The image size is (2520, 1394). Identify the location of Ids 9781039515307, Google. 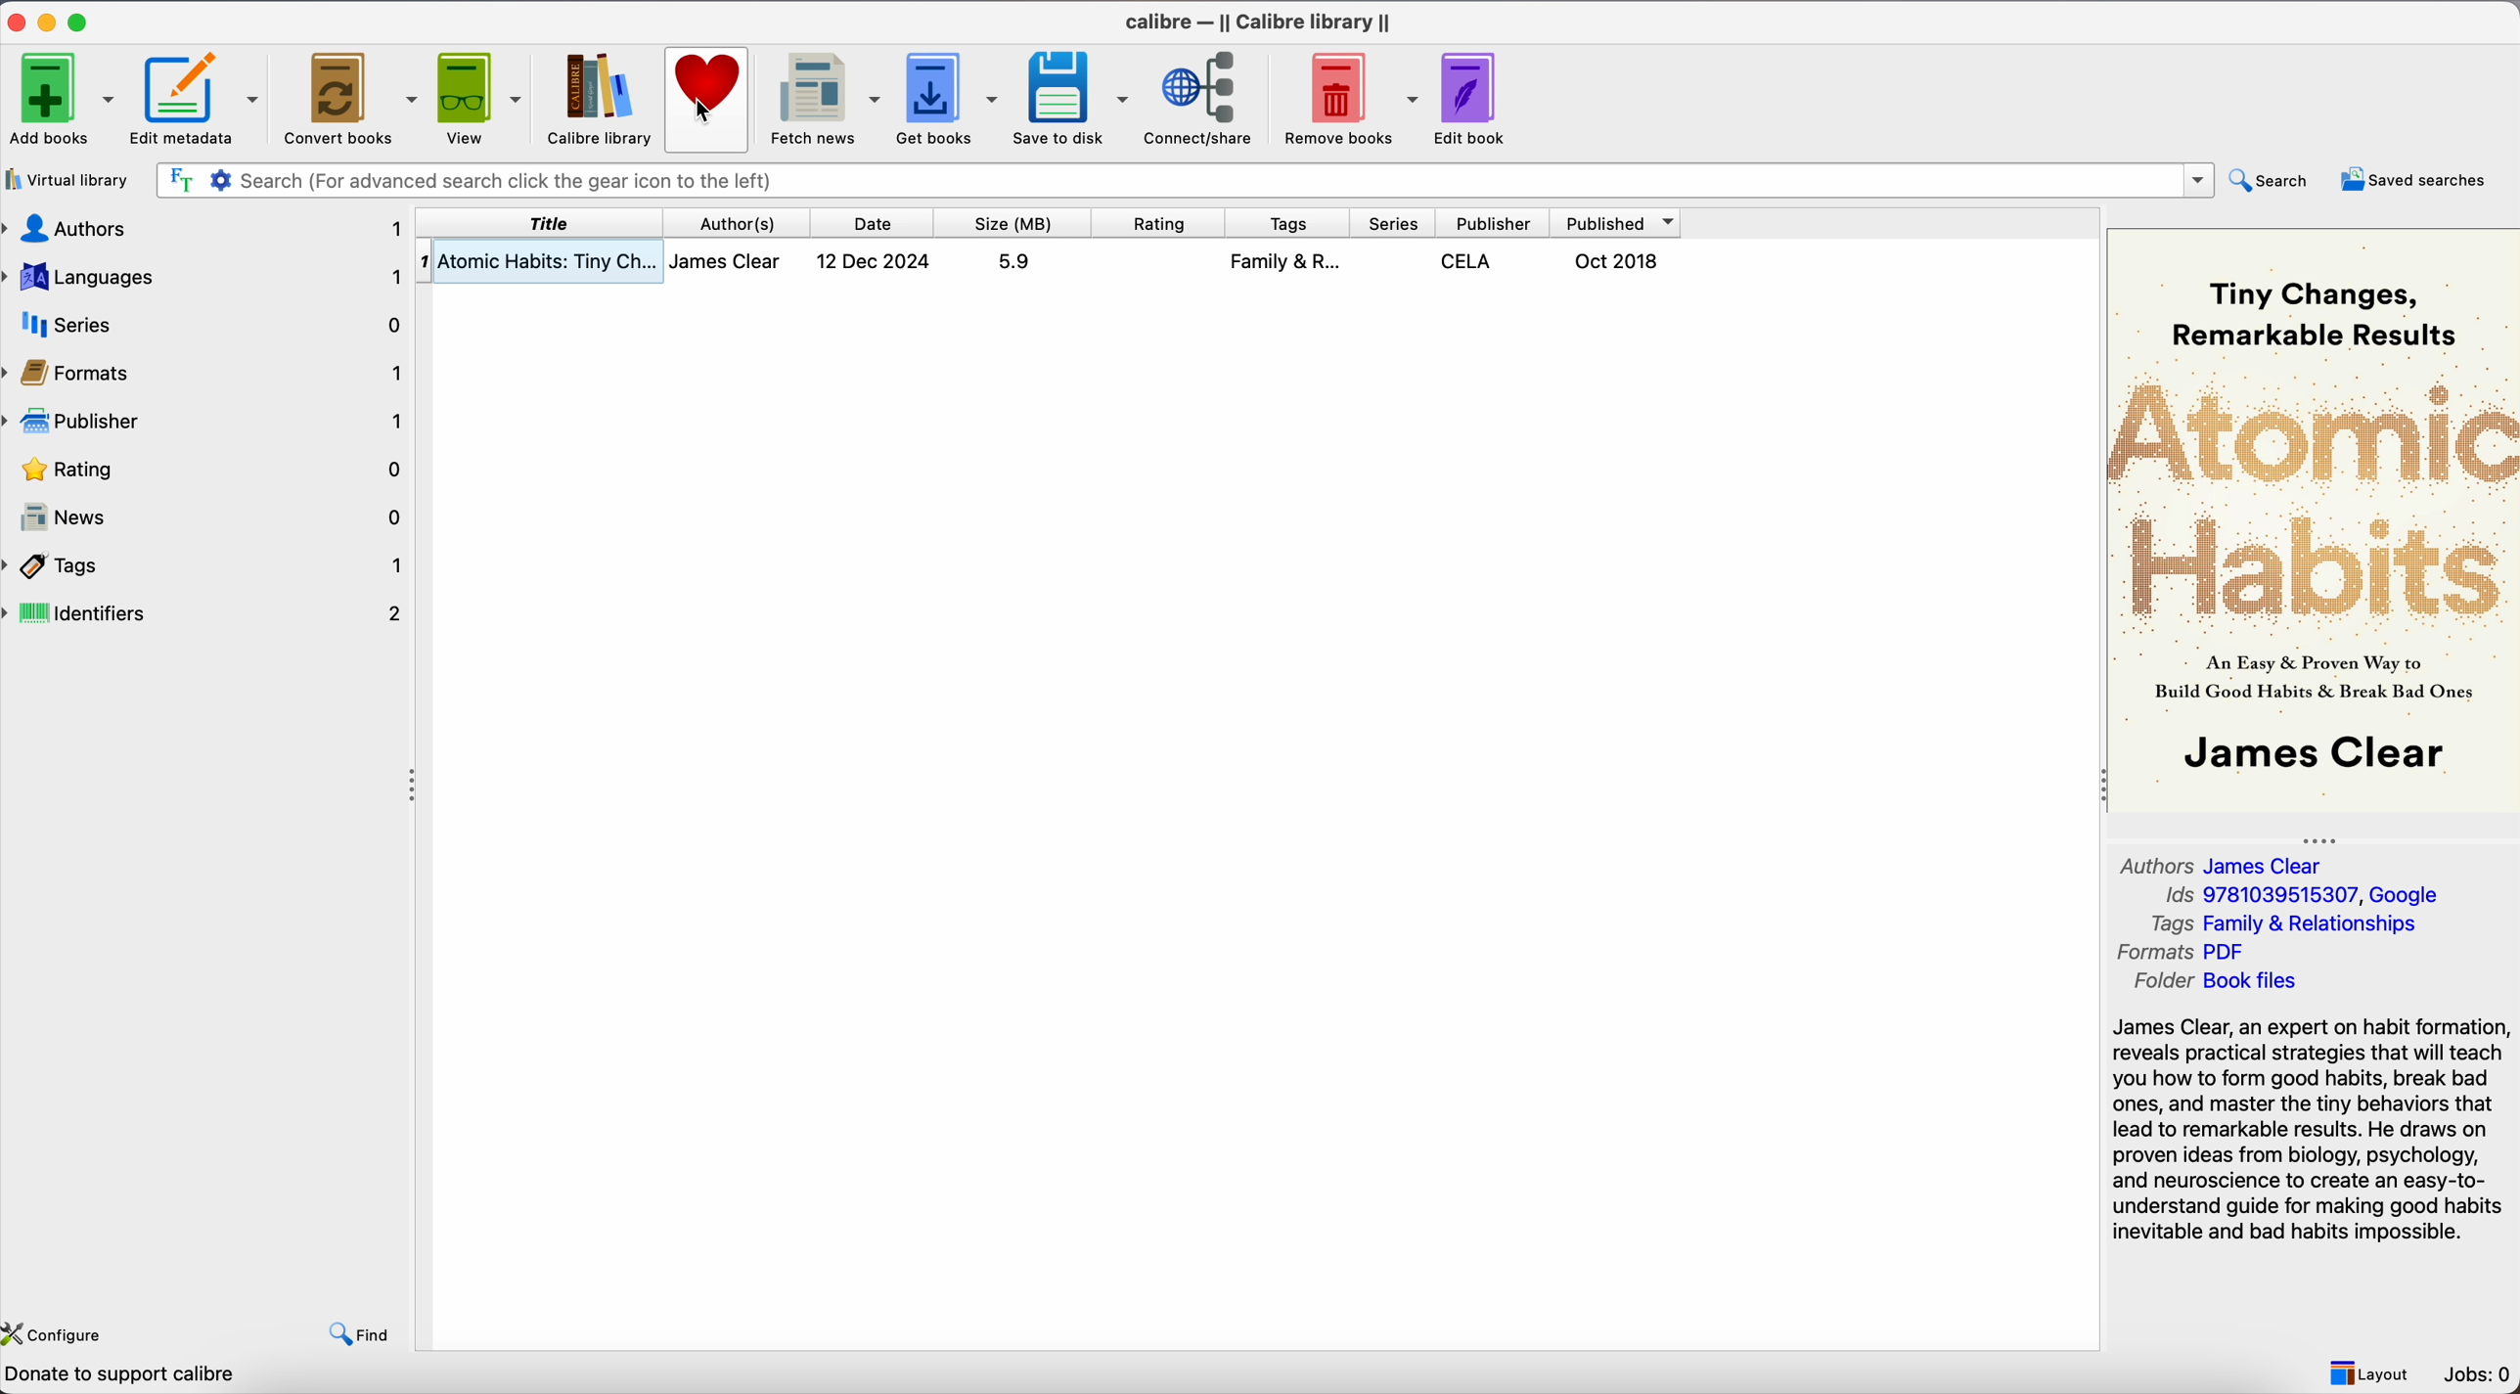
(2298, 895).